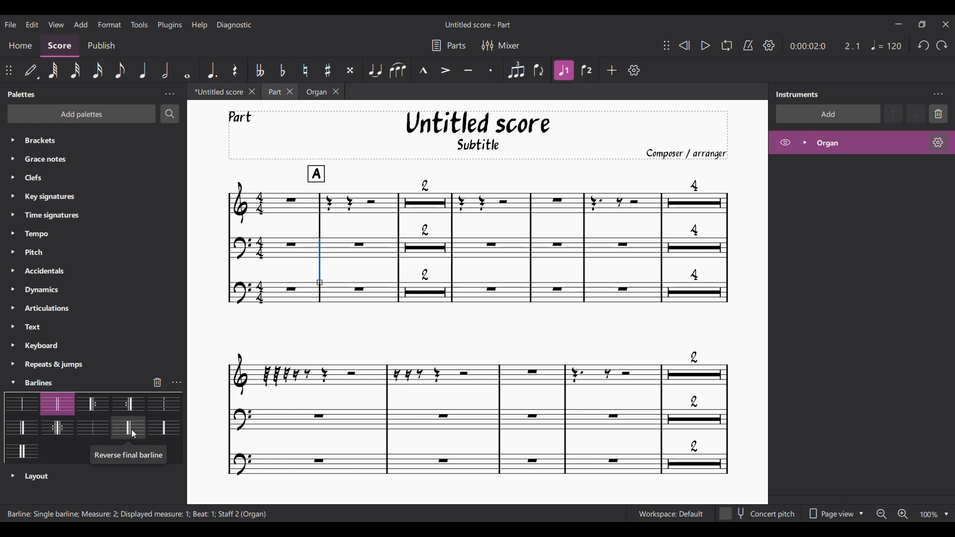 This screenshot has width=955, height=537. Describe the element at coordinates (469, 70) in the screenshot. I see `Tenuto` at that location.